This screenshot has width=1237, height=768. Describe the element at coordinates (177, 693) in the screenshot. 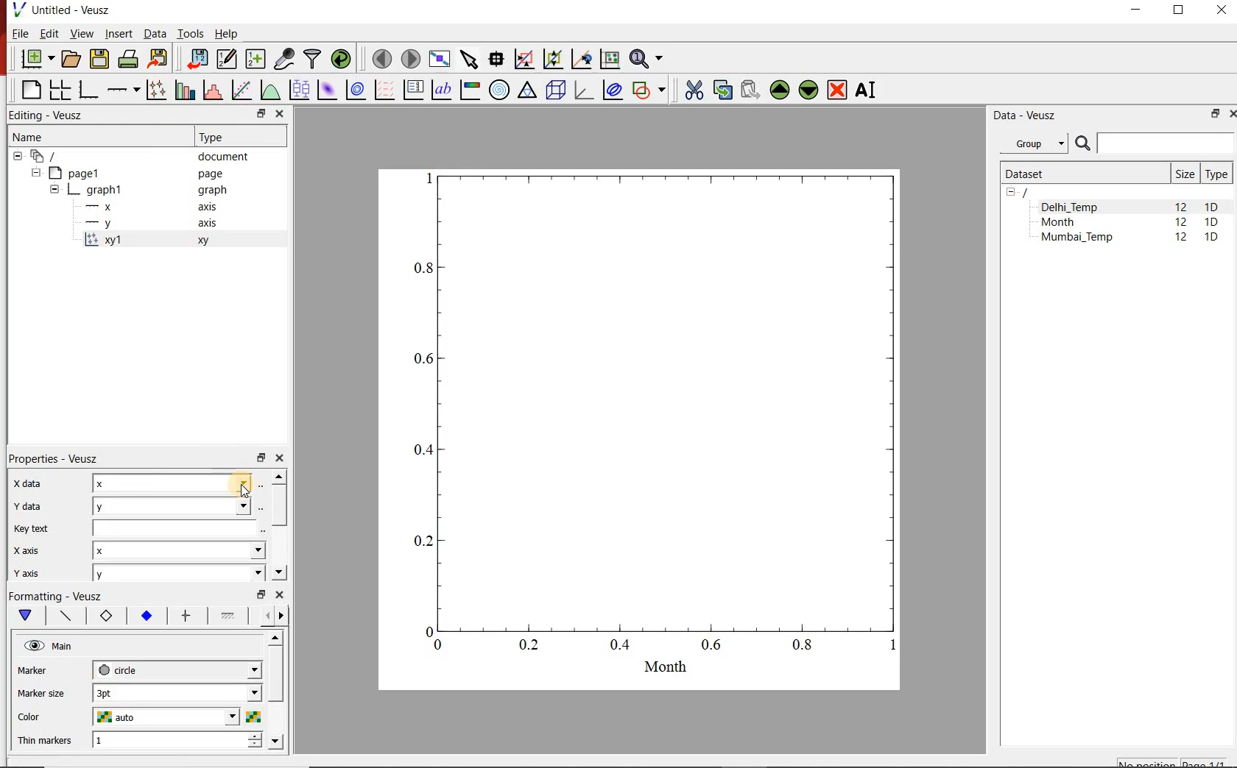

I see `3pt` at that location.